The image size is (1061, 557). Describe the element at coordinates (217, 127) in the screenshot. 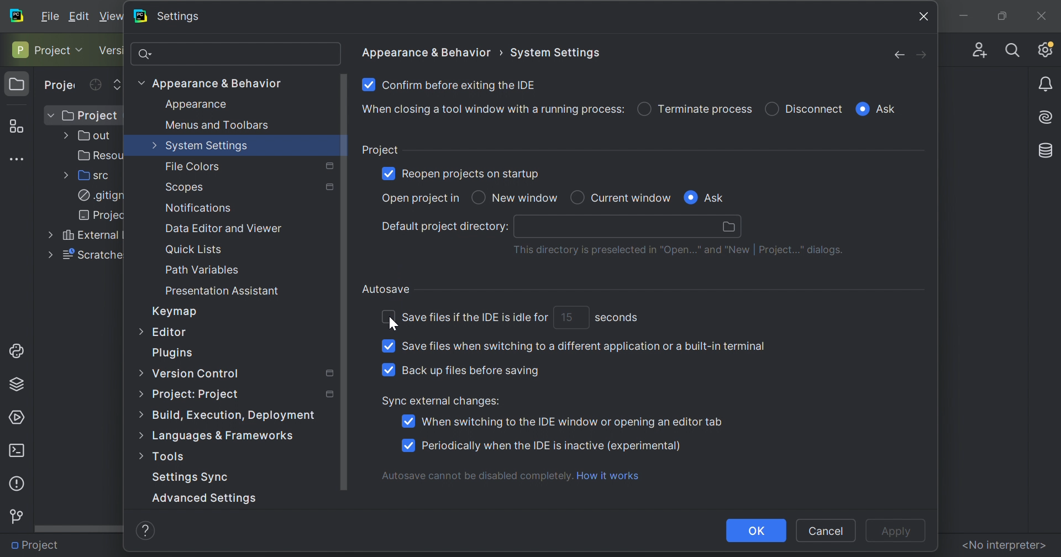

I see `Menus and Toolbars` at that location.